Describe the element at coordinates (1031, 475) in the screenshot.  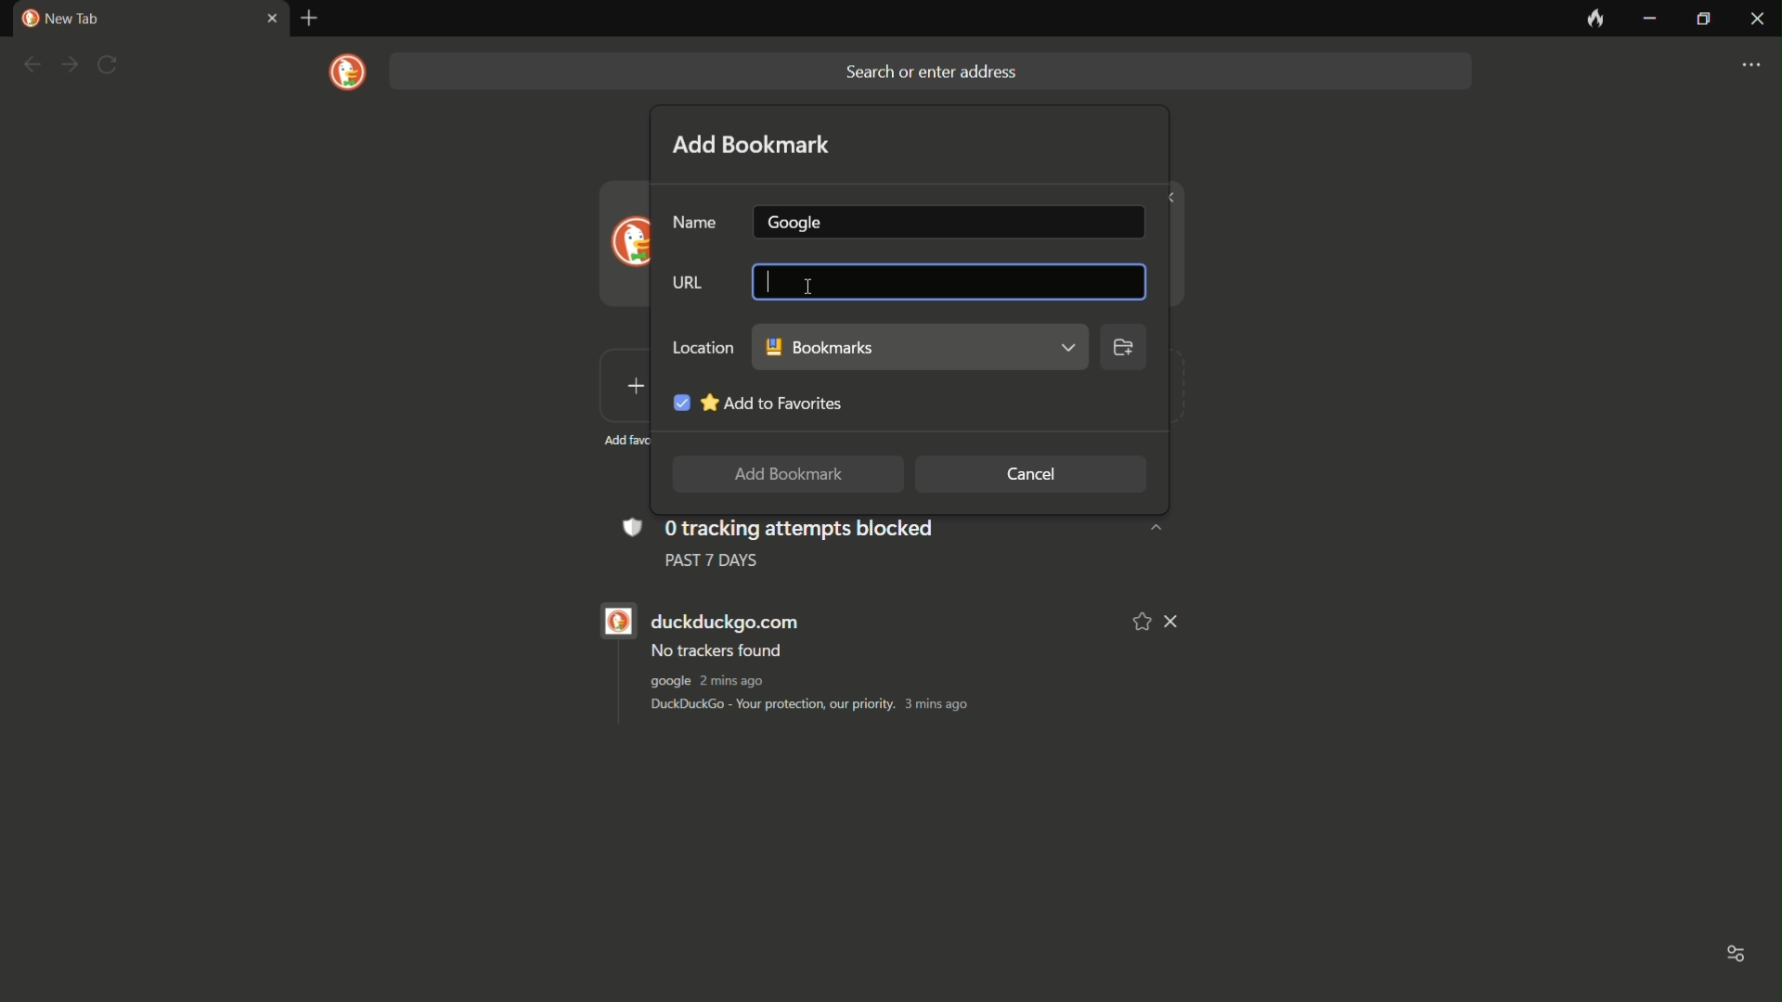
I see `cancel button` at that location.